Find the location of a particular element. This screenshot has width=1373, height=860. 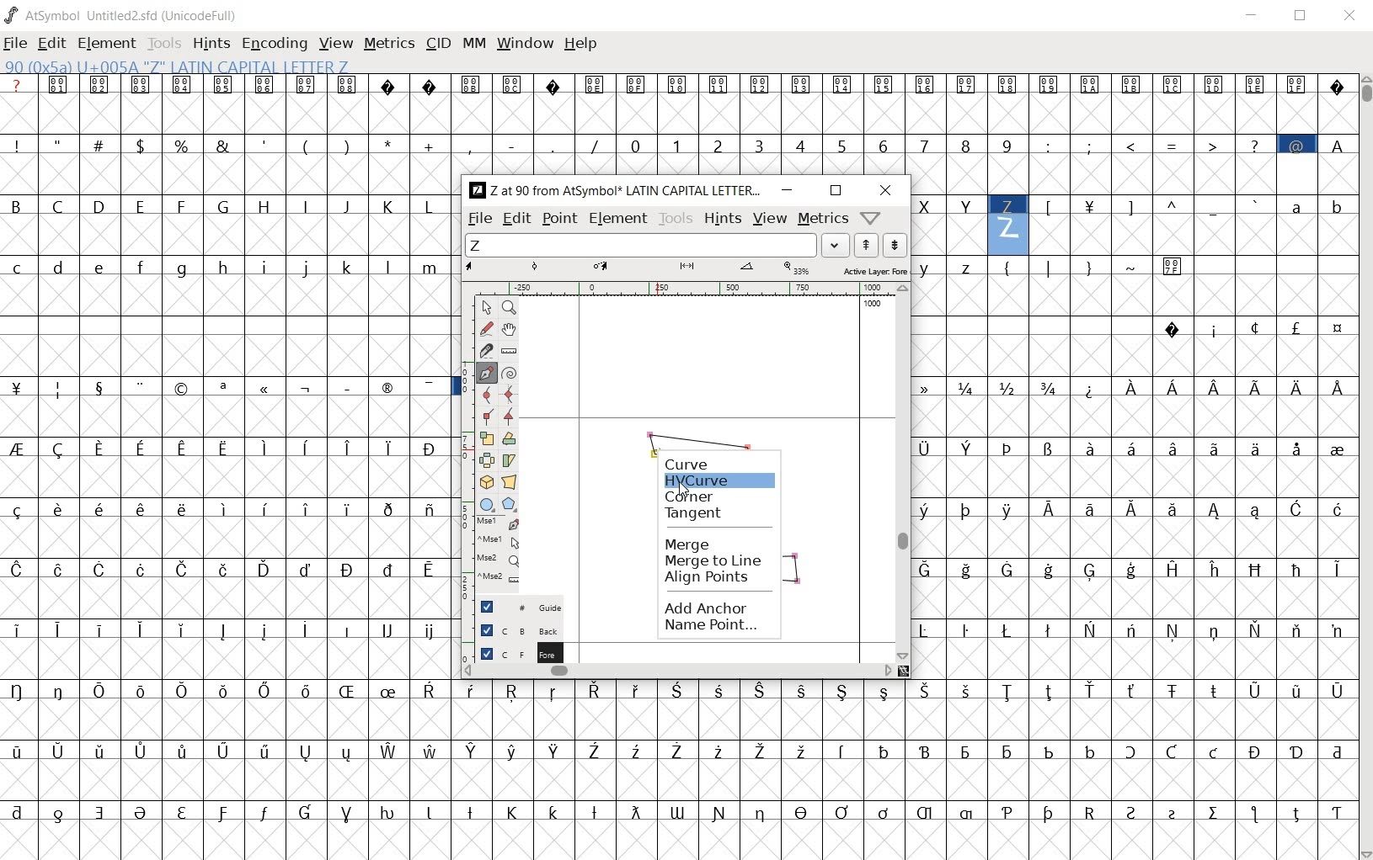

metrics is located at coordinates (823, 220).